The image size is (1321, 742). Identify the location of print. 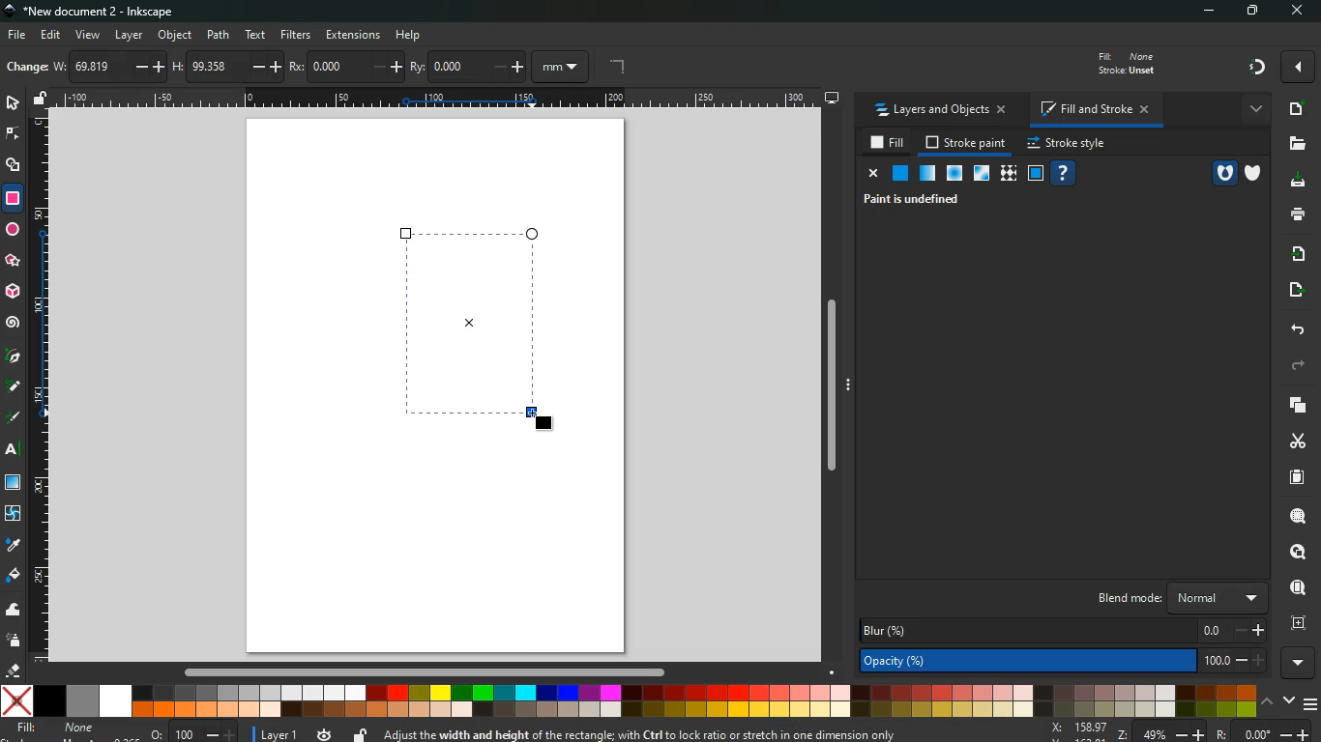
(1293, 215).